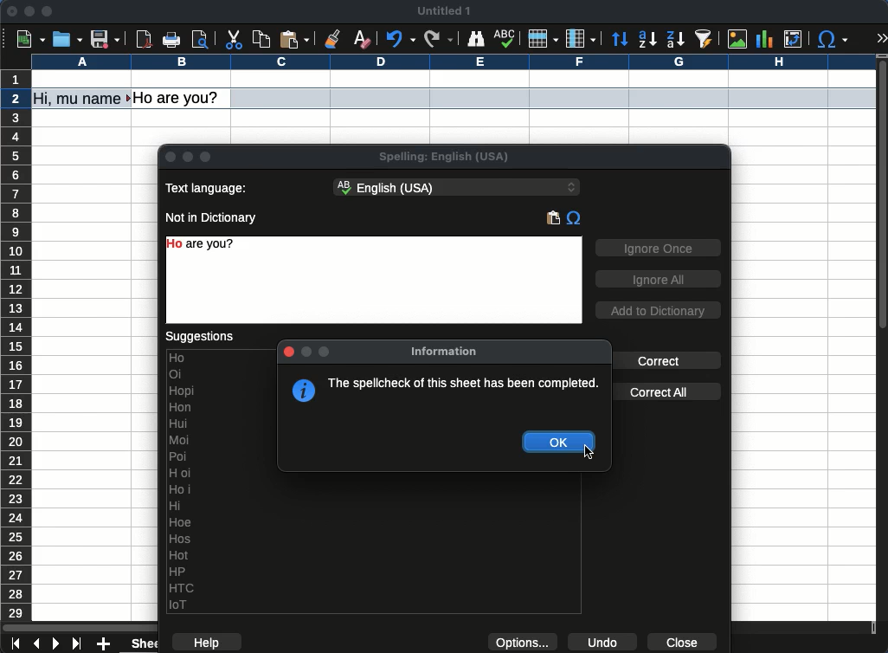  What do you see at coordinates (602, 642) in the screenshot?
I see `undo` at bounding box center [602, 642].